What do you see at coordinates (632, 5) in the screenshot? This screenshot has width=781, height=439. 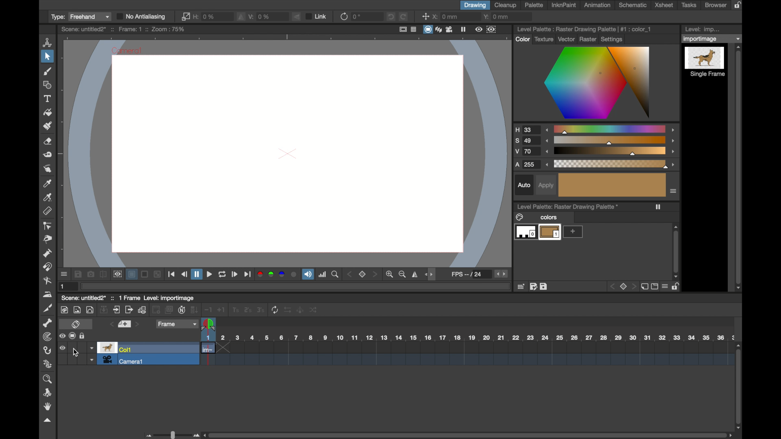 I see `schematic` at bounding box center [632, 5].